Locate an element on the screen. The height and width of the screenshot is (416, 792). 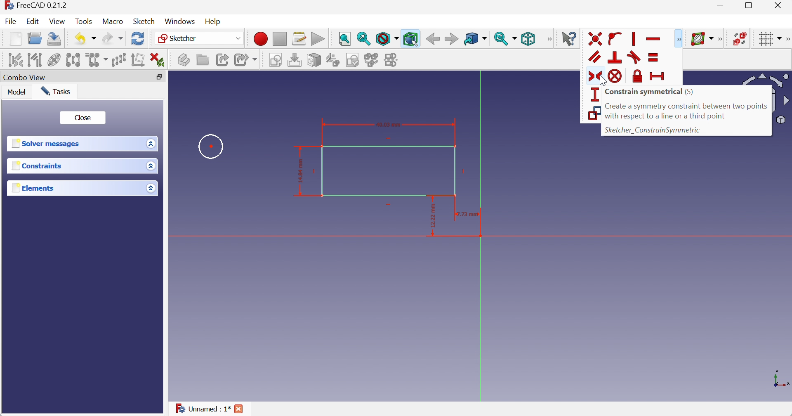
Select associated constraints is located at coordinates (14, 59).